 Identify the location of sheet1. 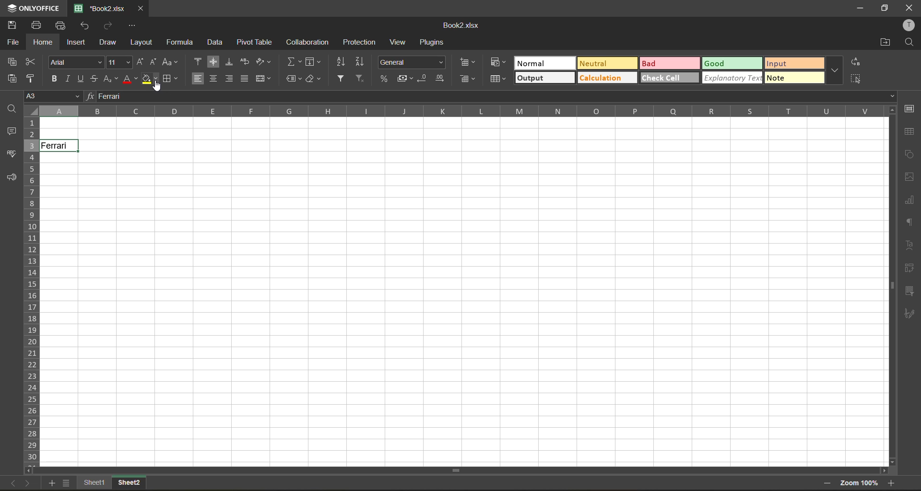
(95, 482).